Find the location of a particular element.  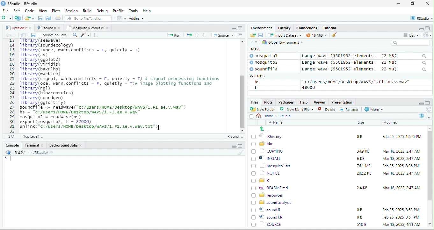

minimize is located at coordinates (398, 4).